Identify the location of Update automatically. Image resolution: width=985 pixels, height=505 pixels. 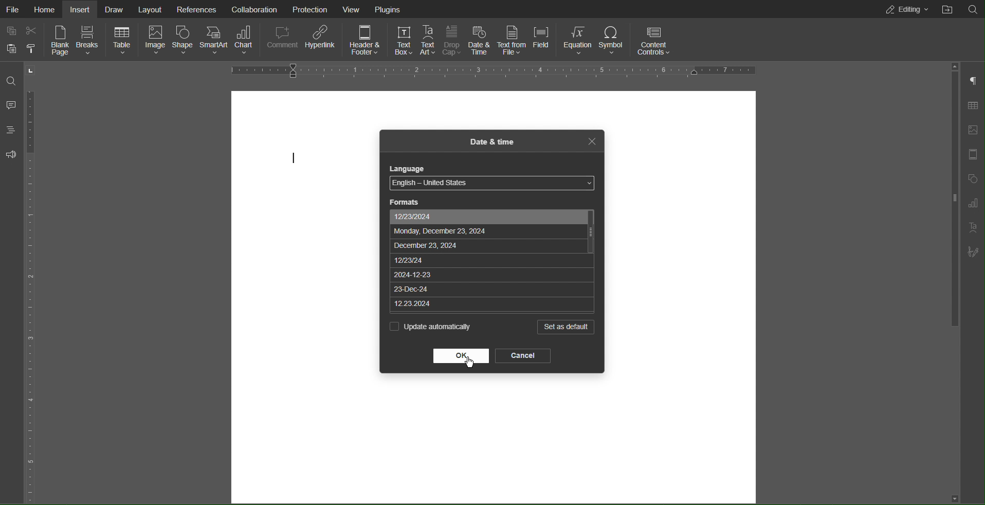
(431, 327).